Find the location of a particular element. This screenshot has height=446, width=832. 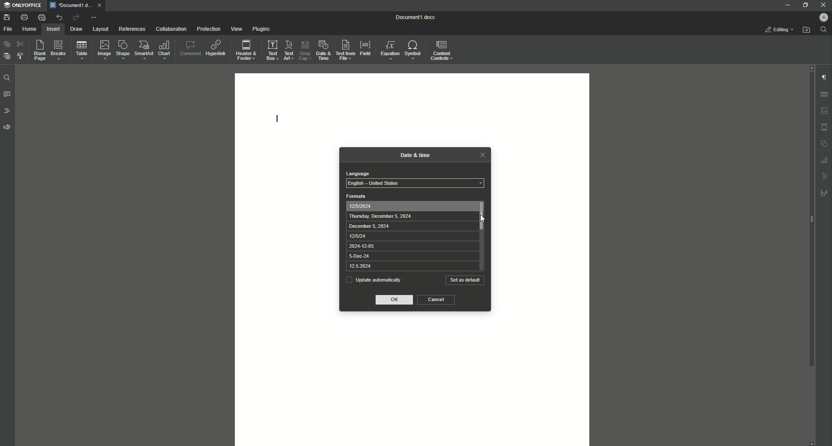

Cut is located at coordinates (20, 44).